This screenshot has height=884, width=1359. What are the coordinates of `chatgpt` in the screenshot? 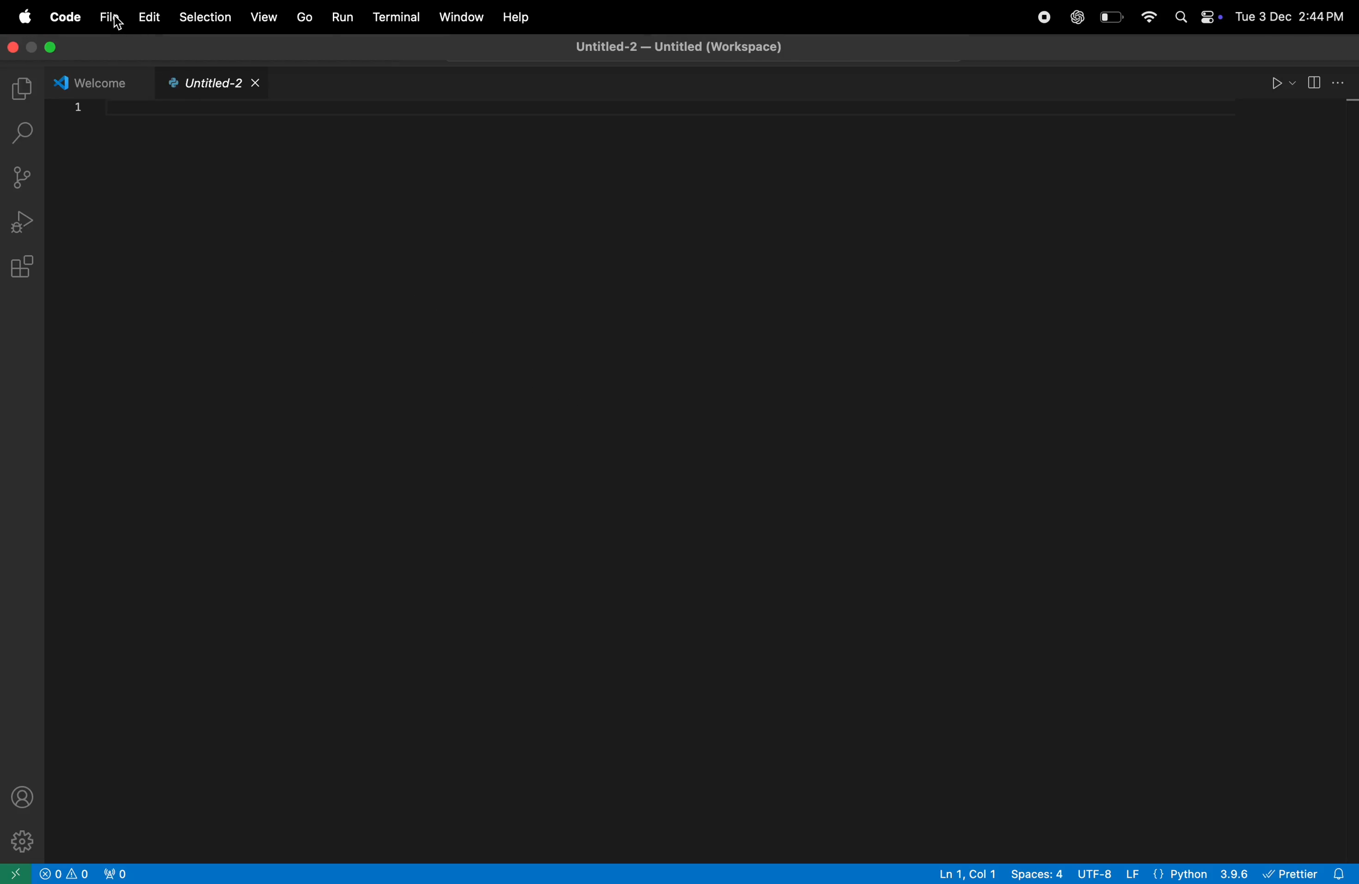 It's located at (1078, 18).